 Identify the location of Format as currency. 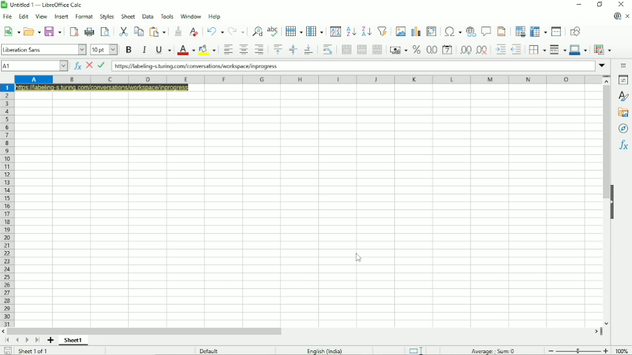
(398, 50).